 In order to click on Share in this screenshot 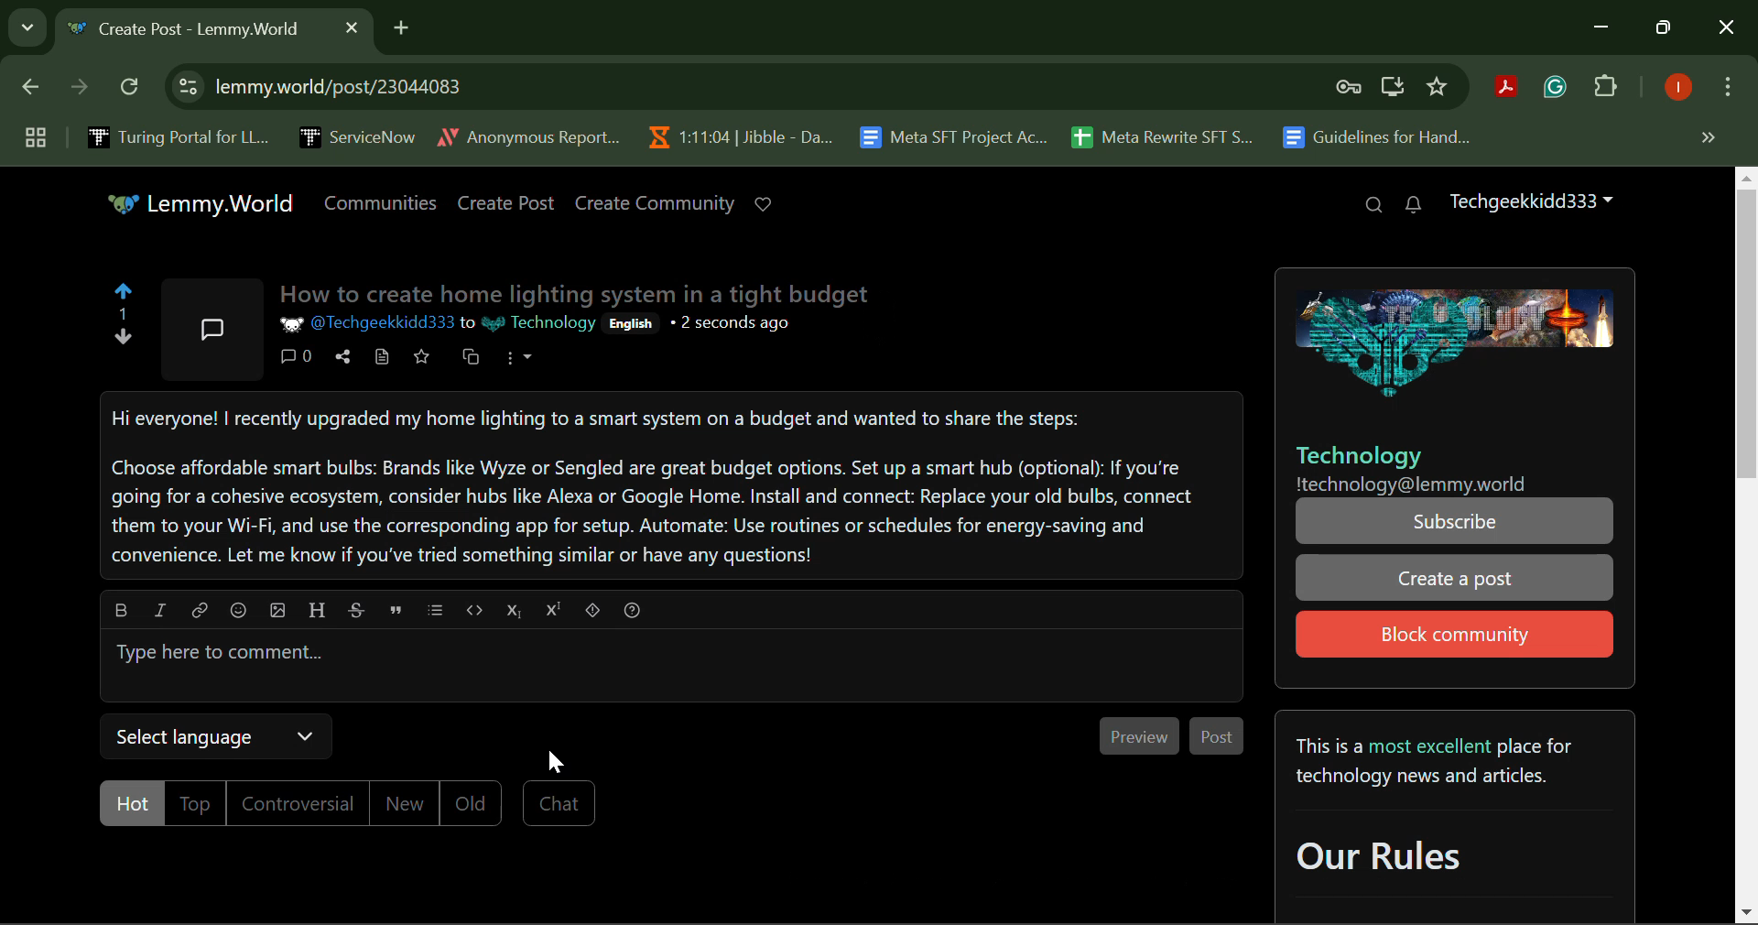, I will do `click(342, 356)`.